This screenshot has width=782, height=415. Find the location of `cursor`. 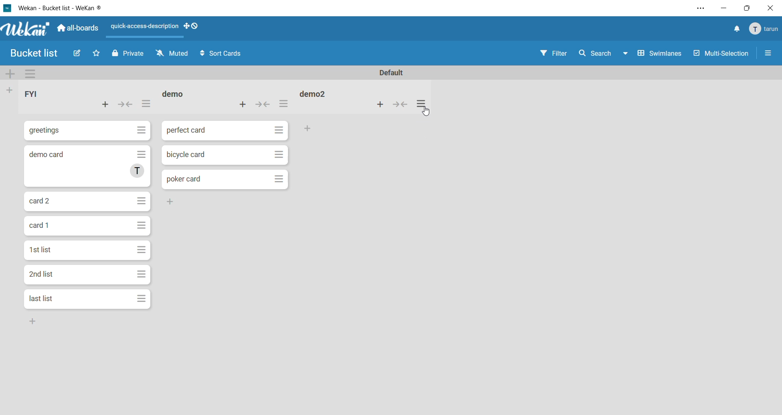

cursor is located at coordinates (428, 113).